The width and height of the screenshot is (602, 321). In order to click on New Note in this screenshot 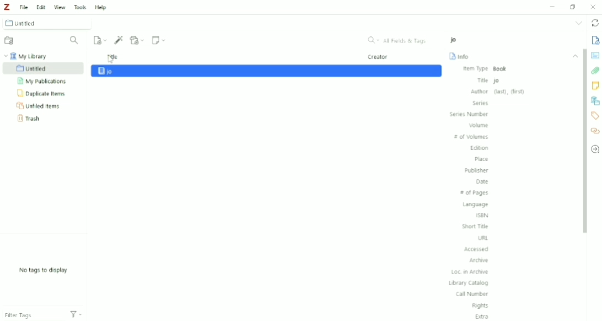, I will do `click(159, 40)`.